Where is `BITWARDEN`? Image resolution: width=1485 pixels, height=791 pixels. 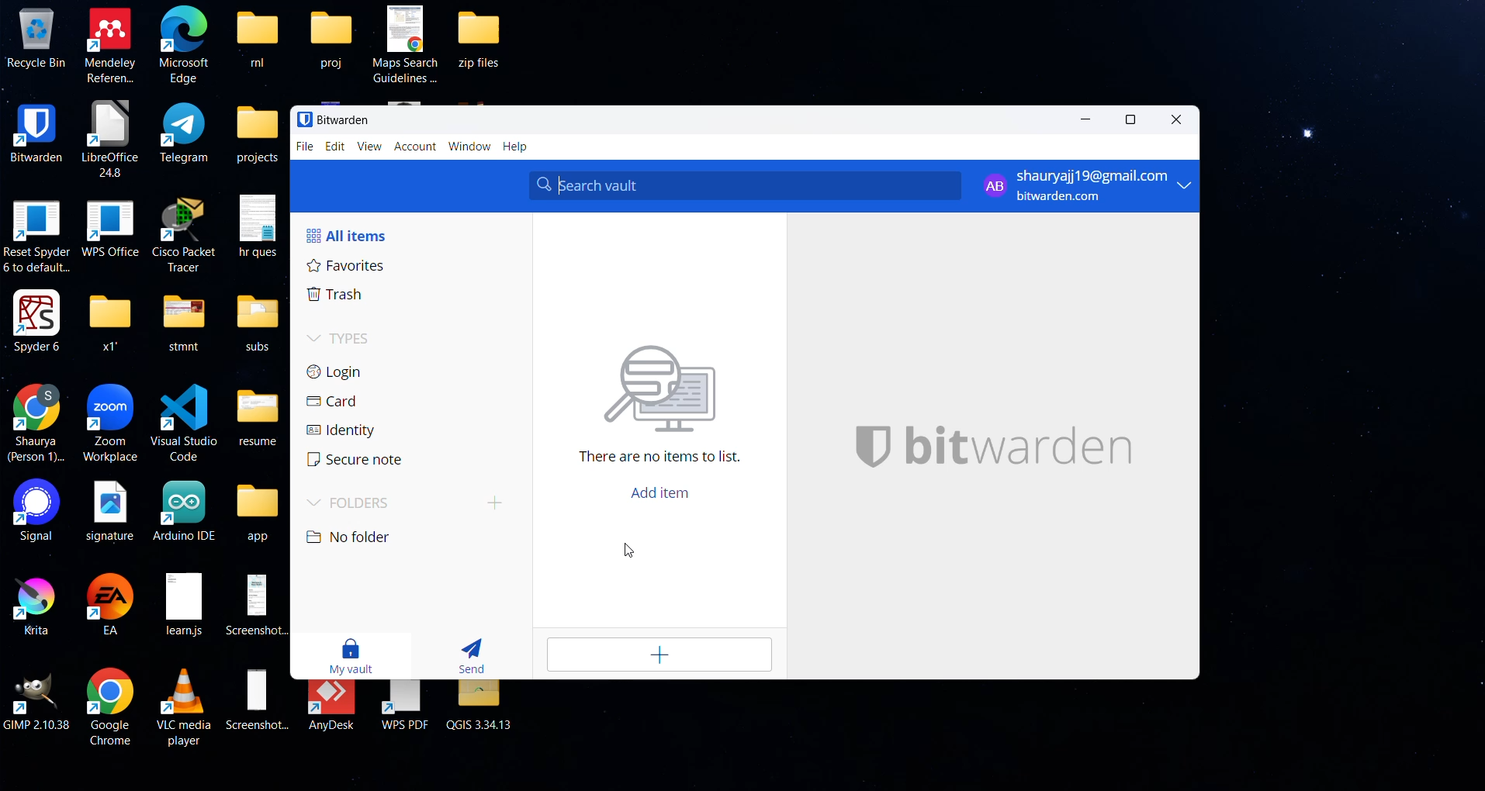
BITWARDEN is located at coordinates (36, 130).